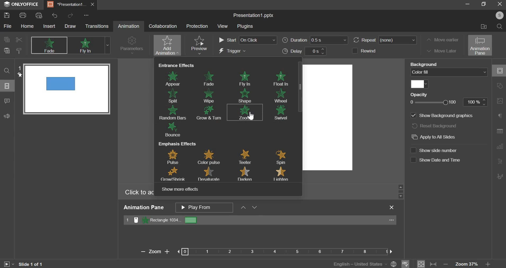  Describe the element at coordinates (20, 51) in the screenshot. I see `copy style` at that location.